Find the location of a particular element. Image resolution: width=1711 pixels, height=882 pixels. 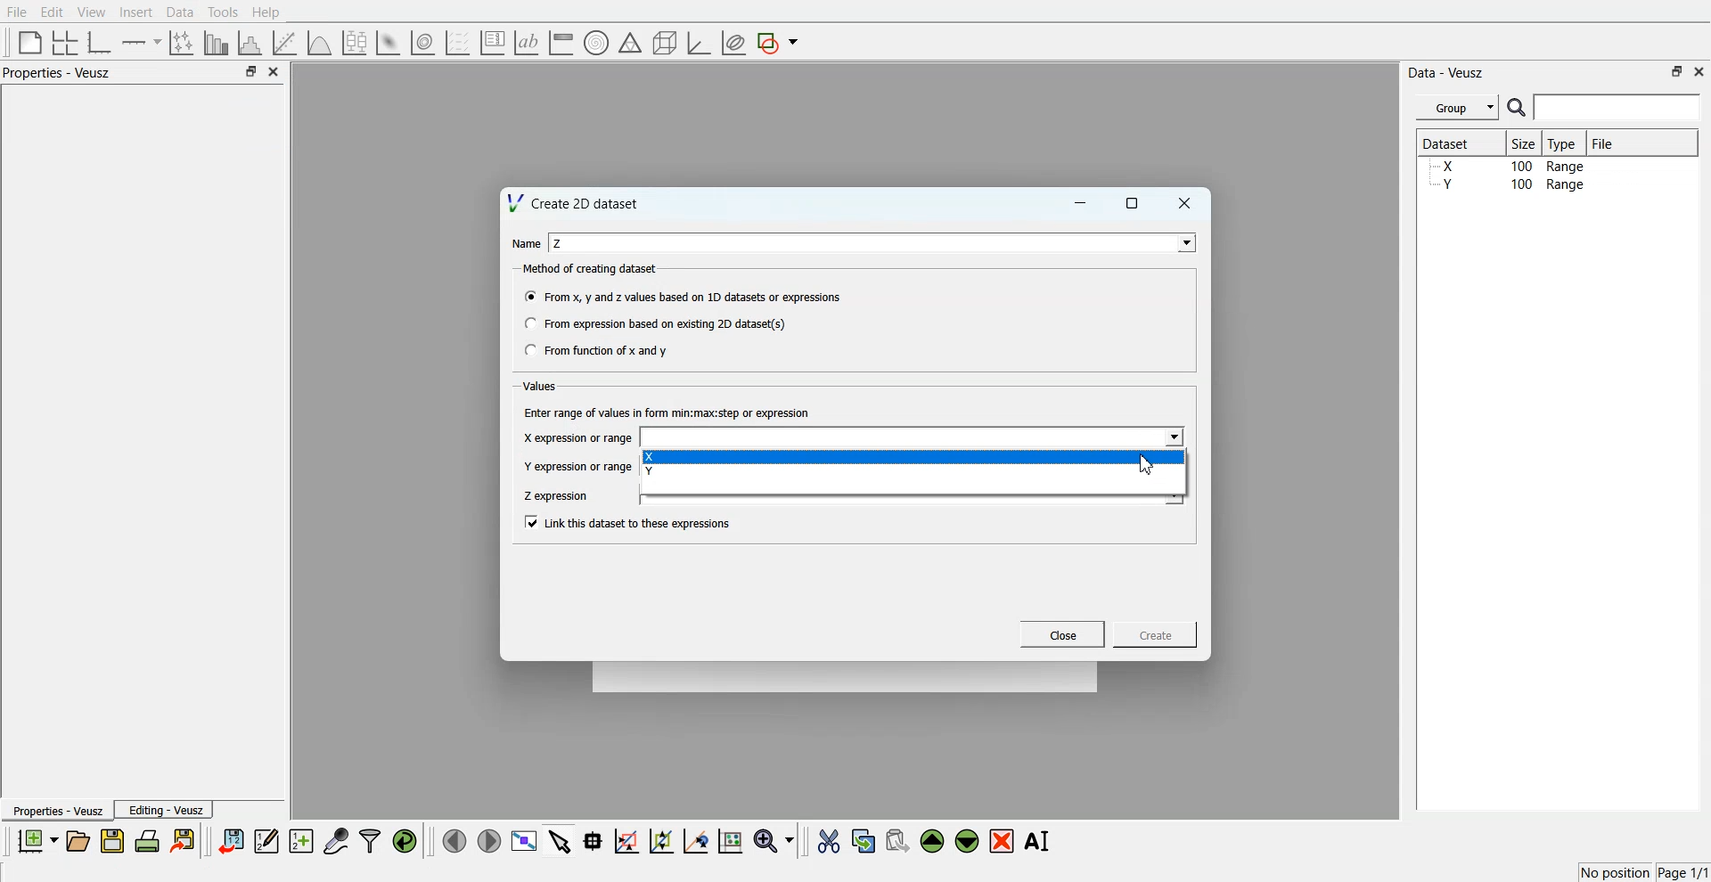

3D Graph is located at coordinates (699, 43).